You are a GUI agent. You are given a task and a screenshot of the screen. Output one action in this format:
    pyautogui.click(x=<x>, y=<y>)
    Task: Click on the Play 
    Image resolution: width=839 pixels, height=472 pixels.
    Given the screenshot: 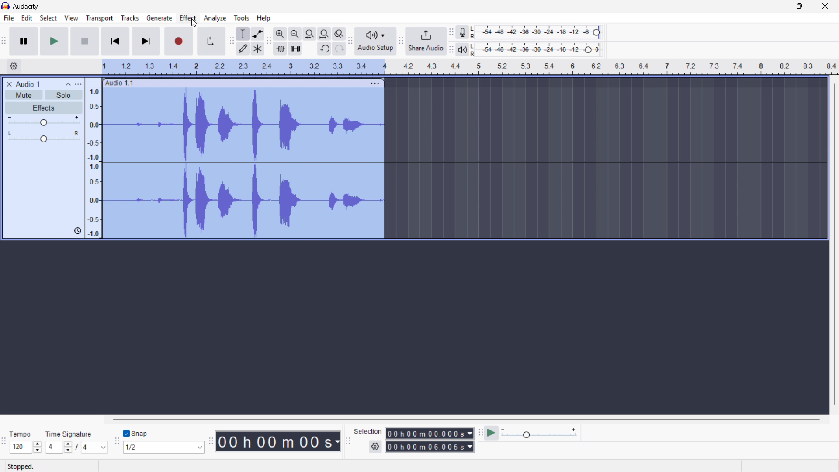 What is the action you would take?
    pyautogui.click(x=54, y=41)
    